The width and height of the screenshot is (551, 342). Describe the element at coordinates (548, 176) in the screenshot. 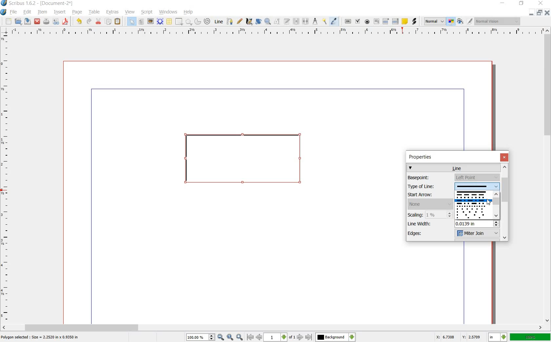

I see `SCROLLBAR` at that location.